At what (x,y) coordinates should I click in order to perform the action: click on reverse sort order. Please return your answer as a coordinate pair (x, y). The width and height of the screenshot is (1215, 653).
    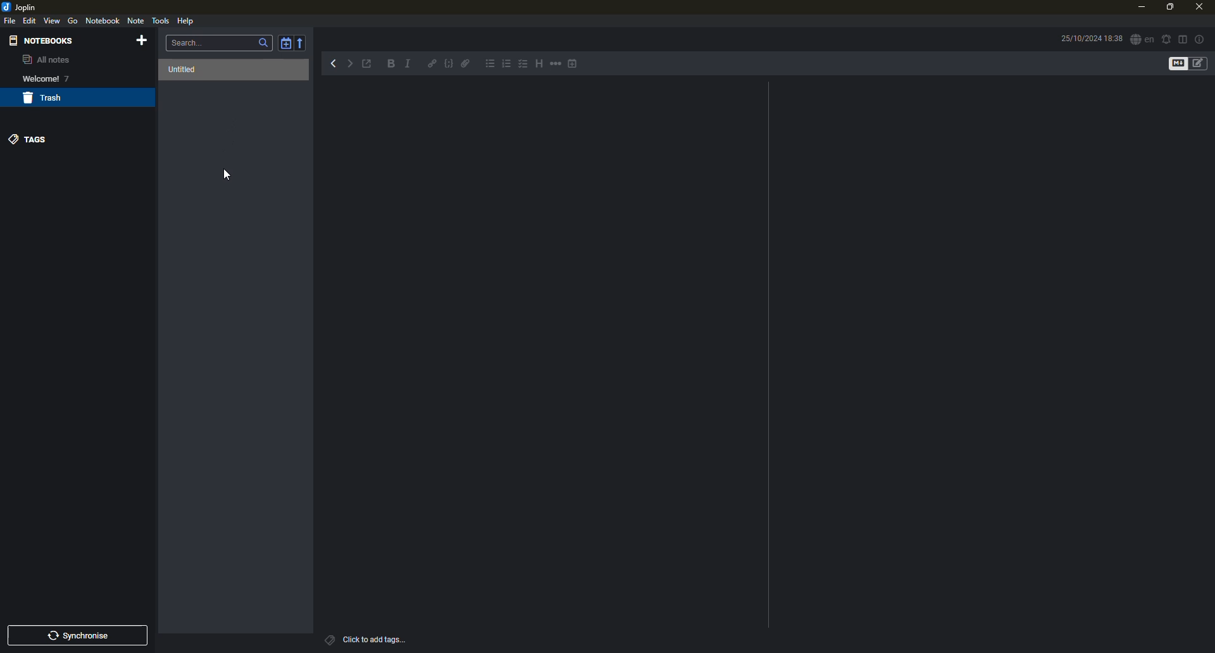
    Looking at the image, I should click on (303, 42).